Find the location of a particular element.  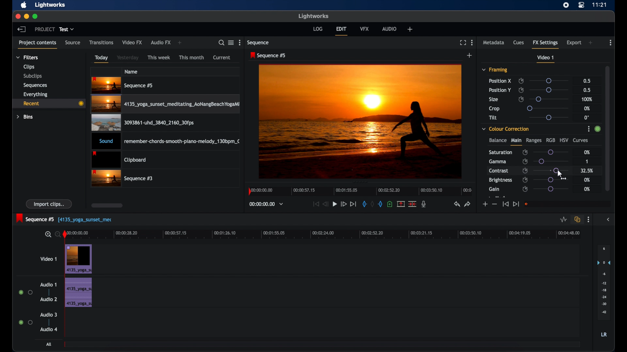

gain is located at coordinates (494, 189).